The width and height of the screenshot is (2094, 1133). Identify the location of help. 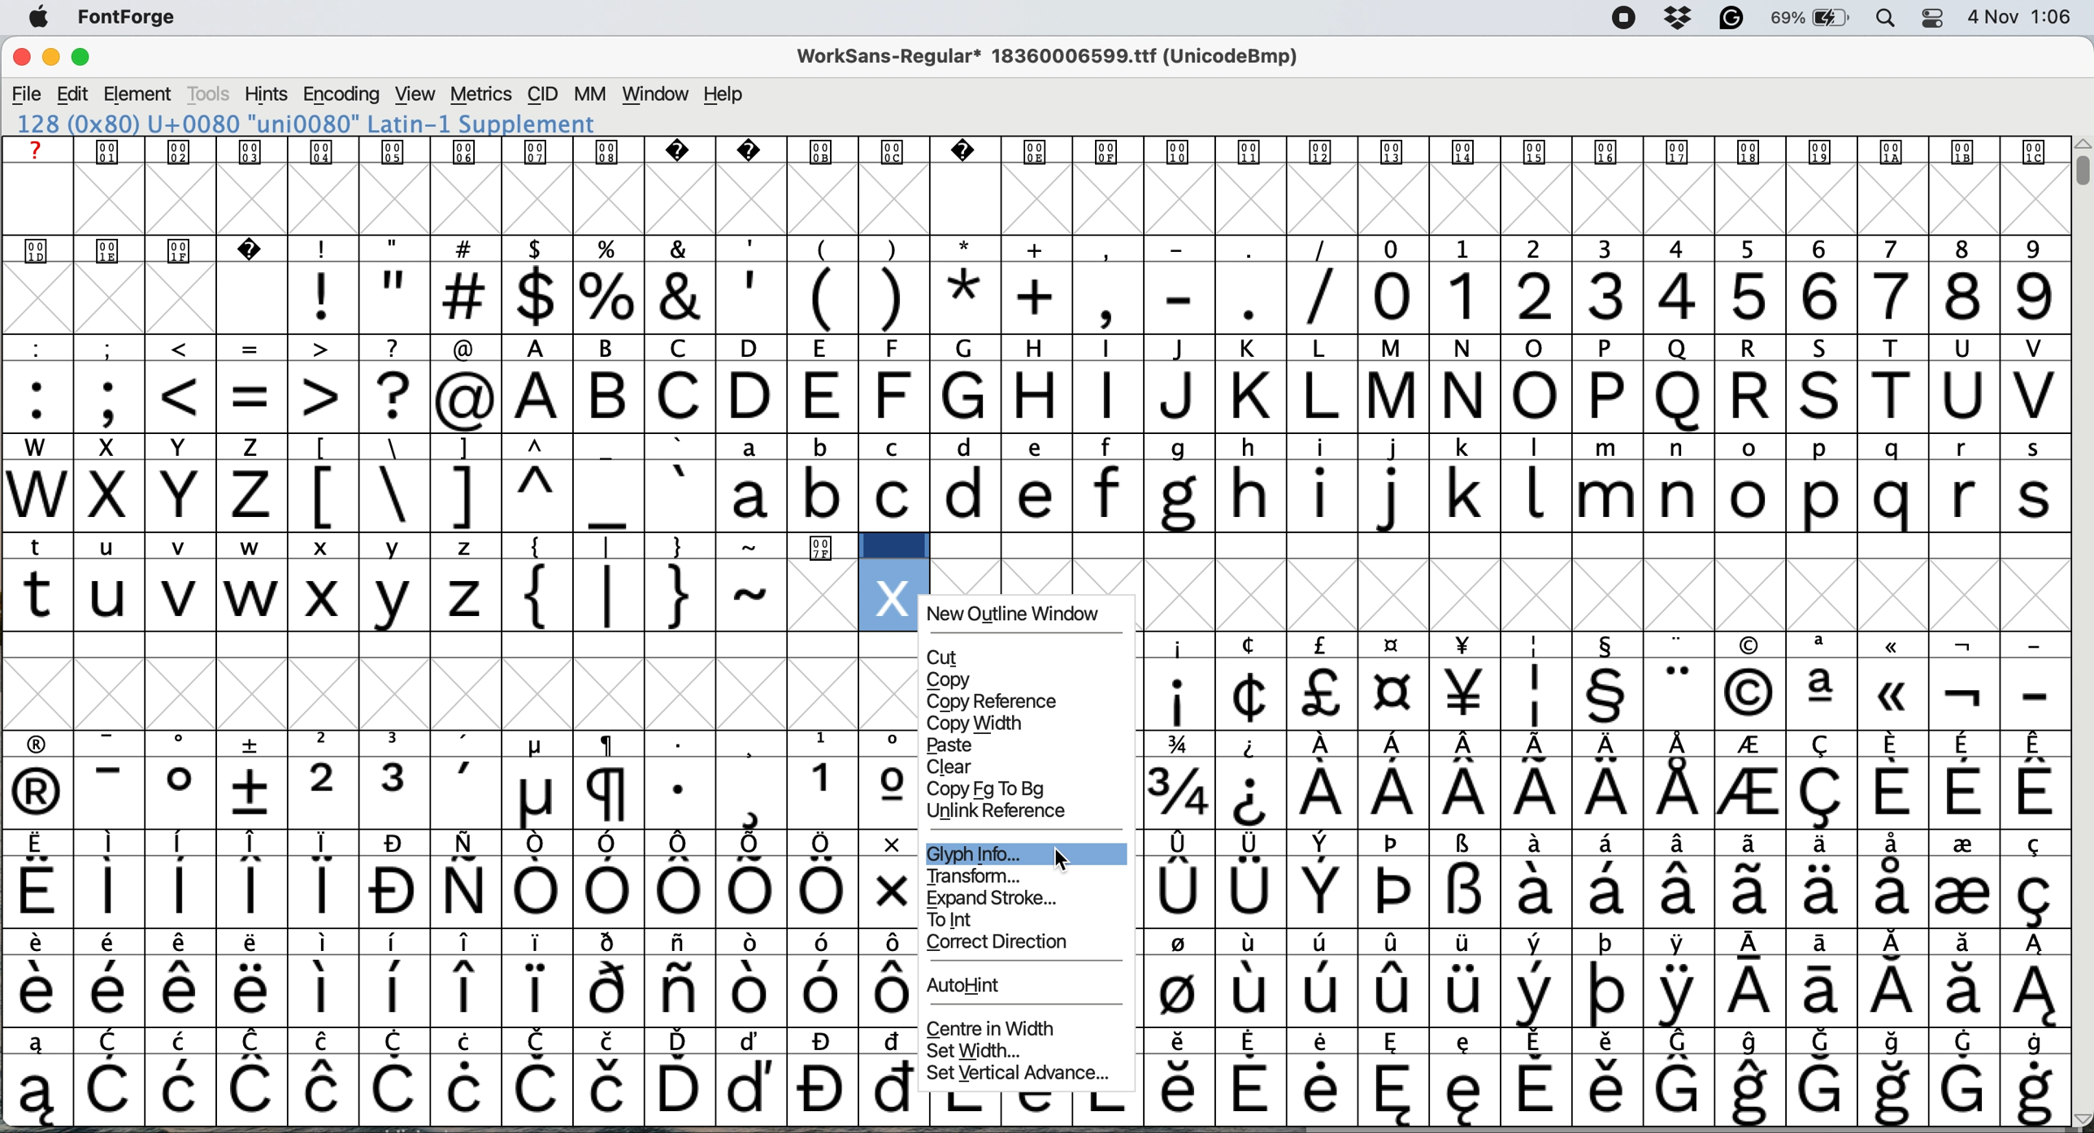
(725, 95).